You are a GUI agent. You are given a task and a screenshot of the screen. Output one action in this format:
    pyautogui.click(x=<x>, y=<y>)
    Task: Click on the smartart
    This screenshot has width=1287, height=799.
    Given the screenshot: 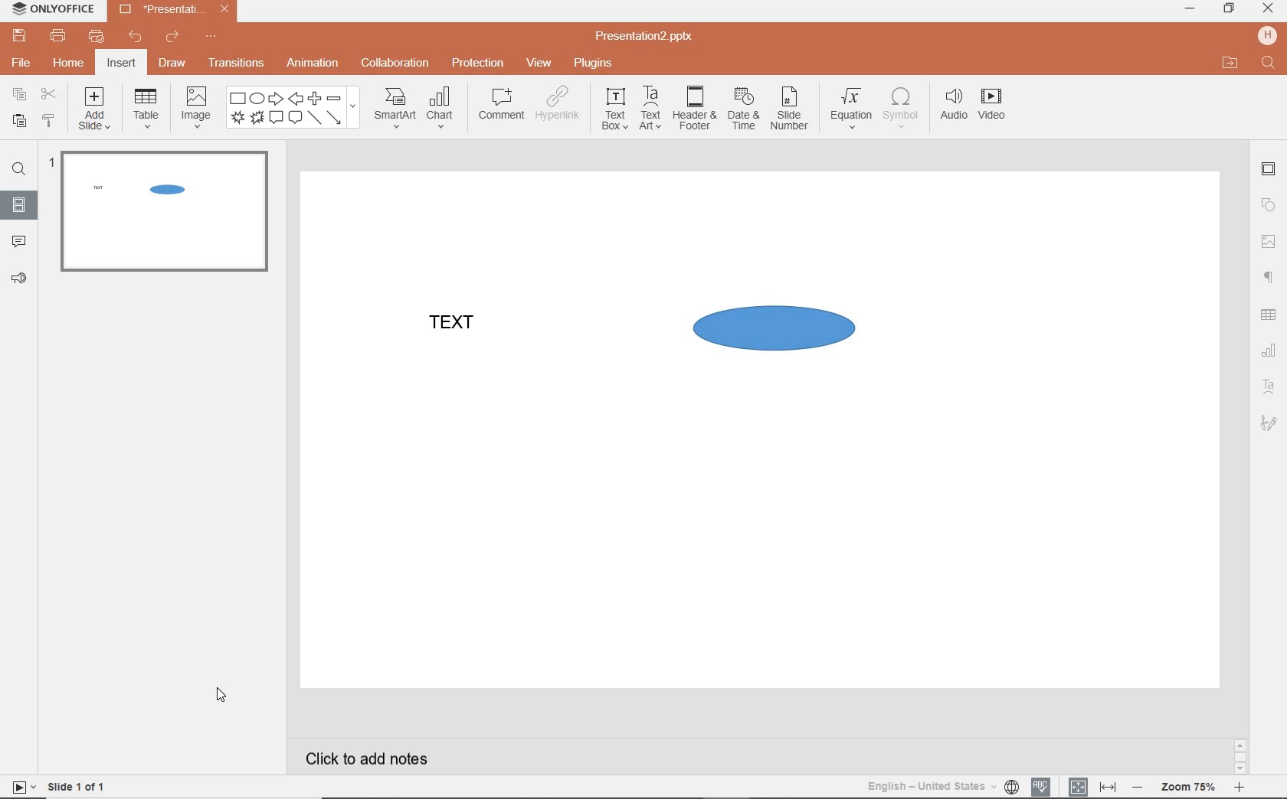 What is the action you would take?
    pyautogui.click(x=395, y=107)
    